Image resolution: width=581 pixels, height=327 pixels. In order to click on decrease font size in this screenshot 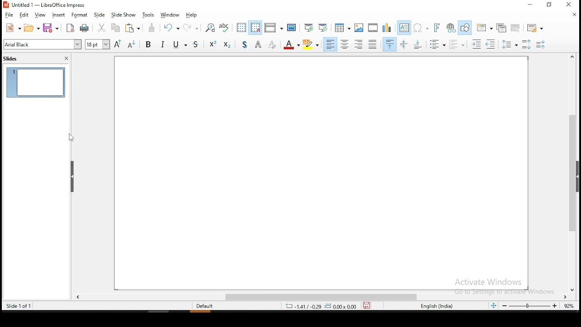, I will do `click(131, 45)`.